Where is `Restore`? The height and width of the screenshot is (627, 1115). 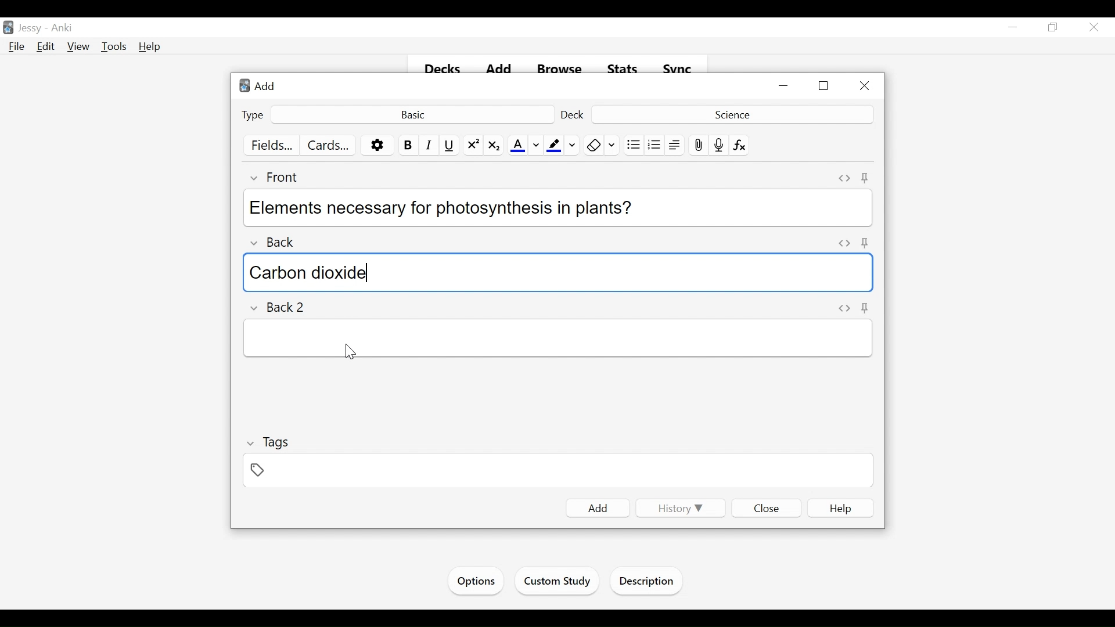
Restore is located at coordinates (825, 87).